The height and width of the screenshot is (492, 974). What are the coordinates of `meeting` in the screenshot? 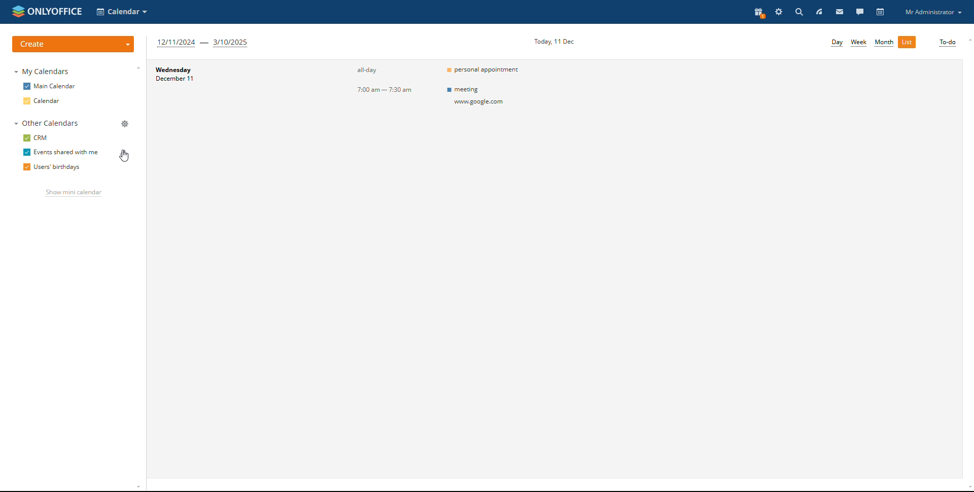 It's located at (479, 96).